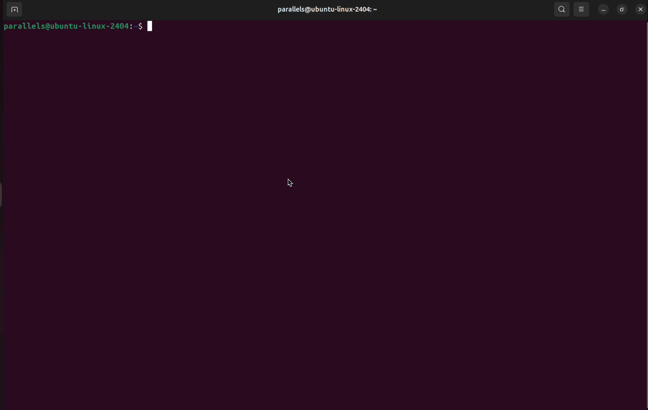 Image resolution: width=648 pixels, height=410 pixels. Describe the element at coordinates (604, 10) in the screenshot. I see `minimize` at that location.